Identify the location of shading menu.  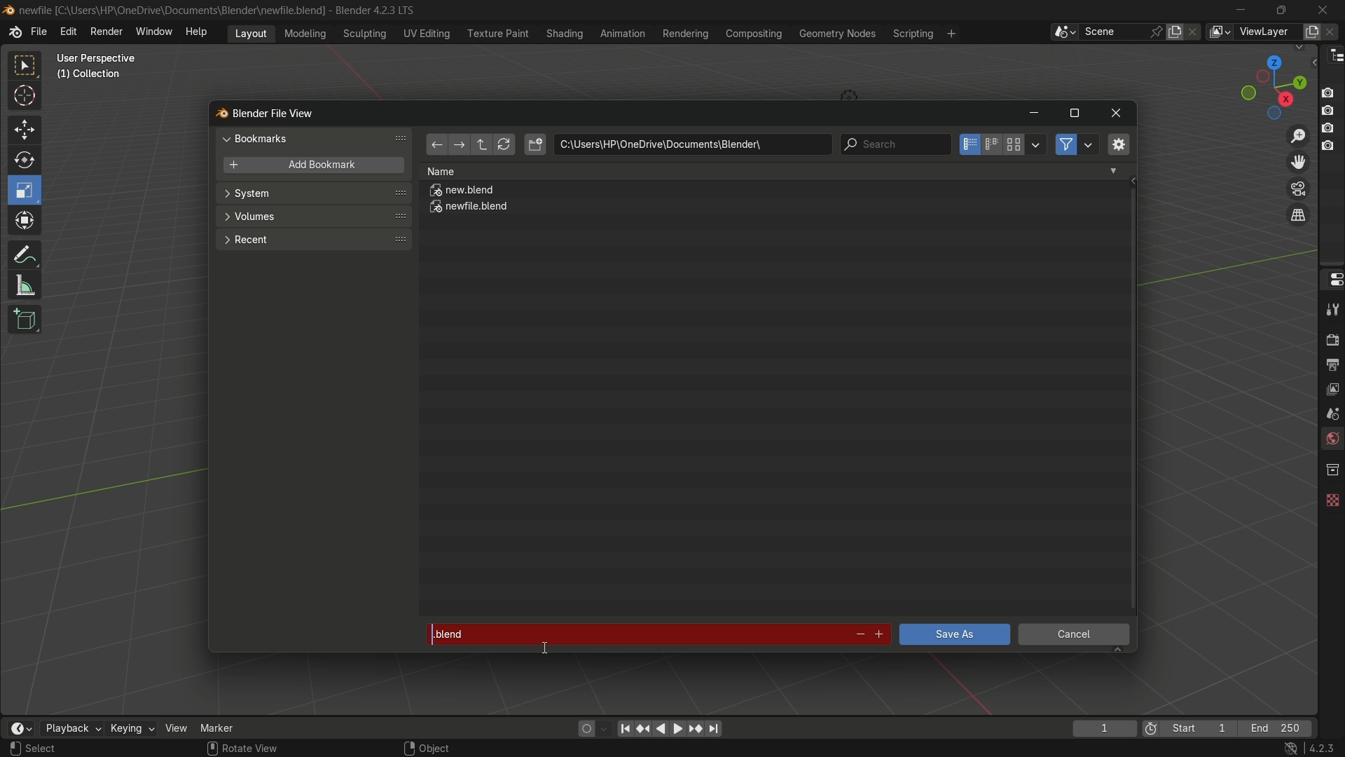
(563, 33).